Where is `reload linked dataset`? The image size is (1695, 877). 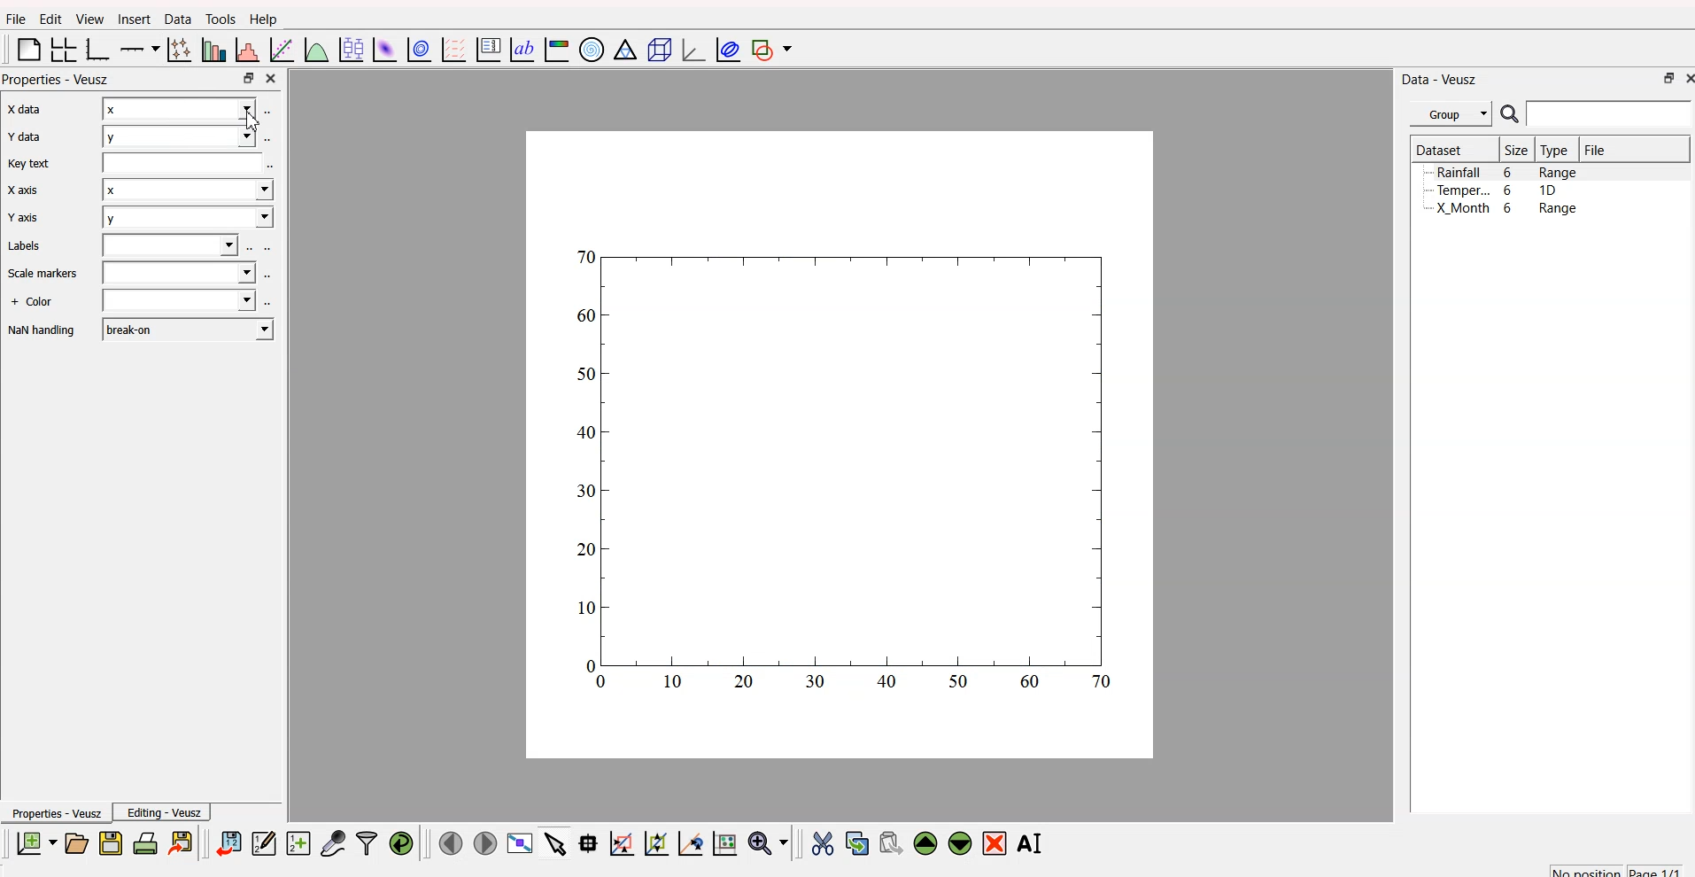
reload linked dataset is located at coordinates (400, 841).